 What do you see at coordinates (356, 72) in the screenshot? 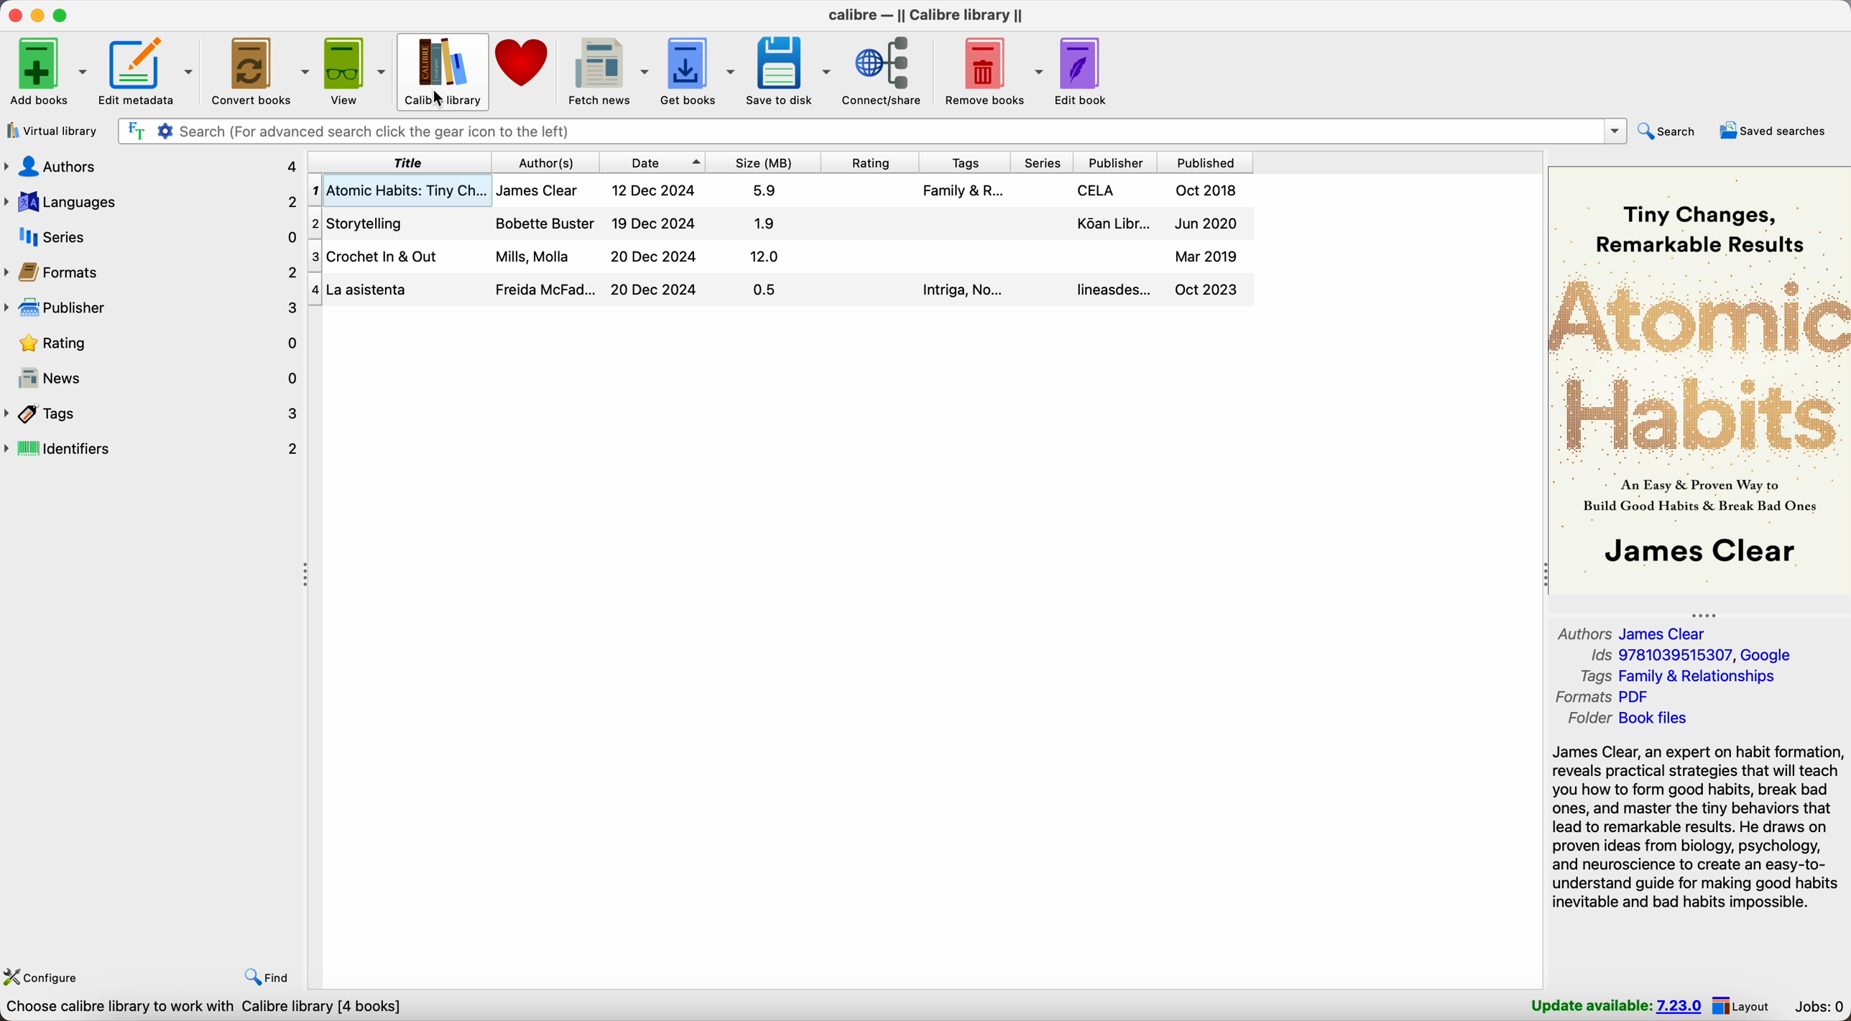
I see `view` at bounding box center [356, 72].